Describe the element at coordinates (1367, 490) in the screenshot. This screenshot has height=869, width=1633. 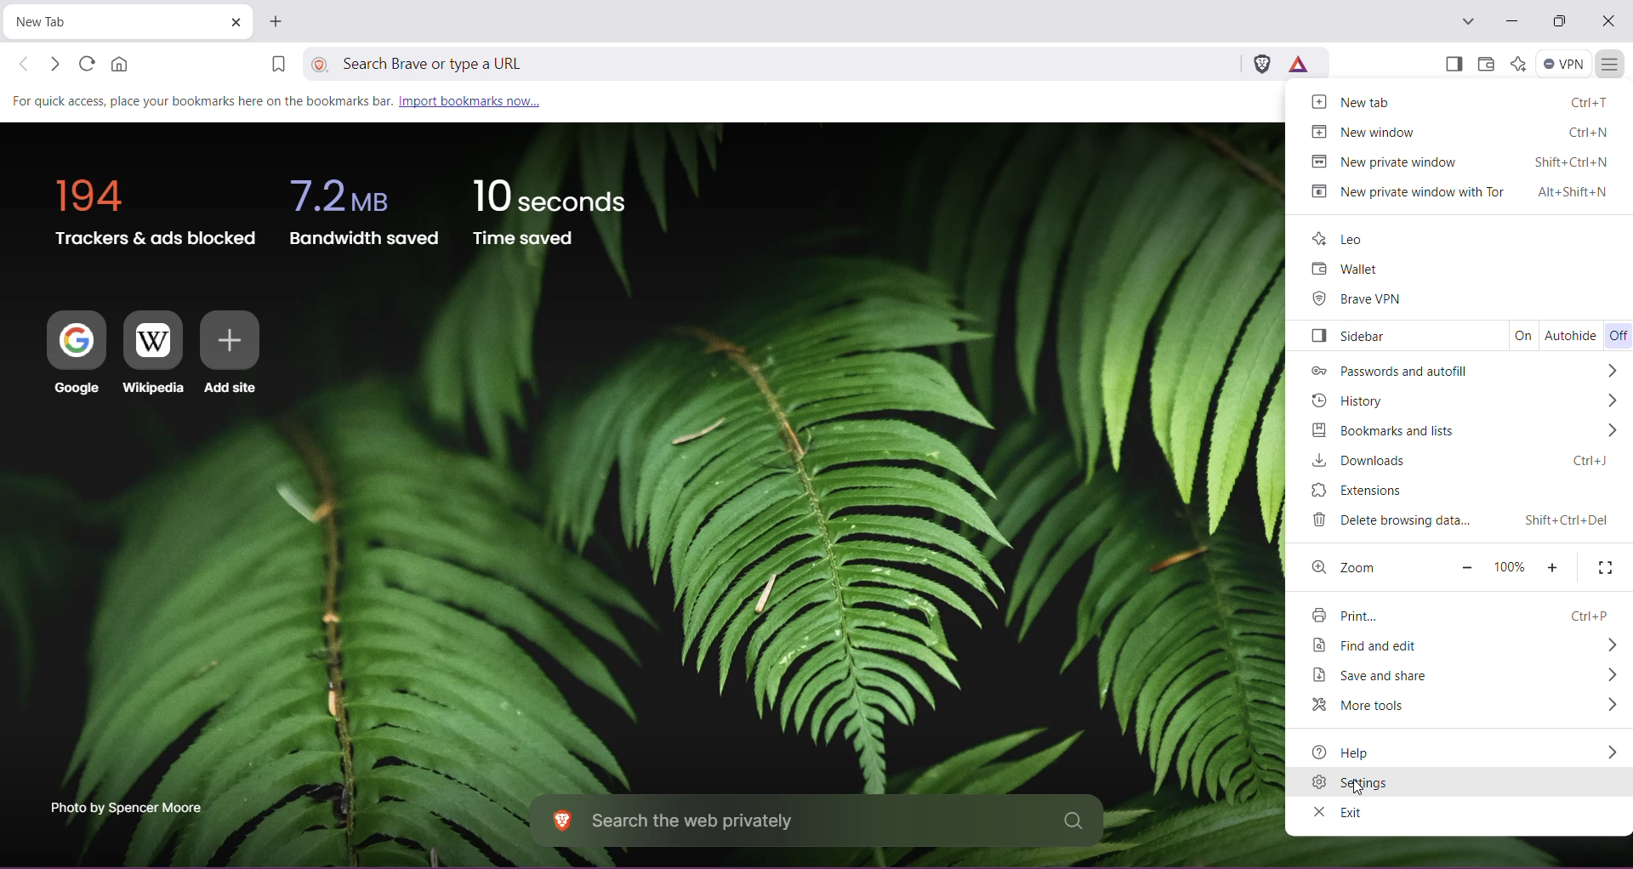
I see `Extensions` at that location.